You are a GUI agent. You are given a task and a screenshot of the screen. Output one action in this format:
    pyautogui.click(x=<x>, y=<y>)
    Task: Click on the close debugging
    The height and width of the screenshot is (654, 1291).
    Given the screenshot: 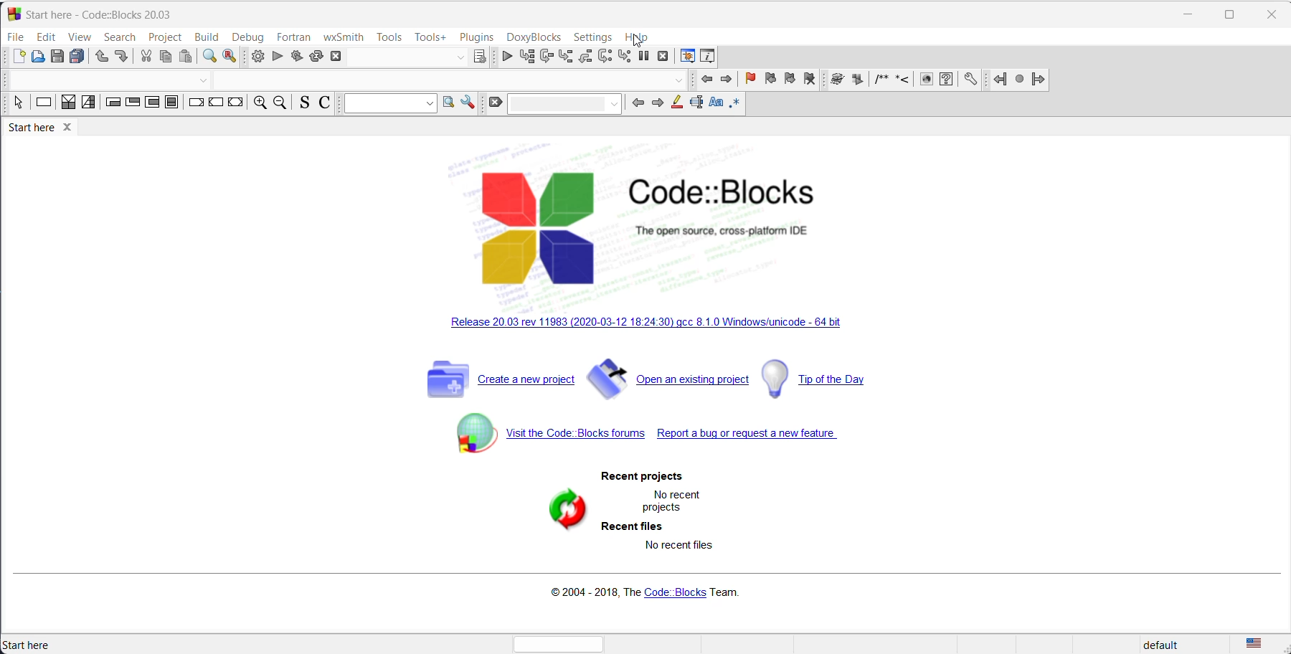 What is the action you would take?
    pyautogui.click(x=662, y=56)
    